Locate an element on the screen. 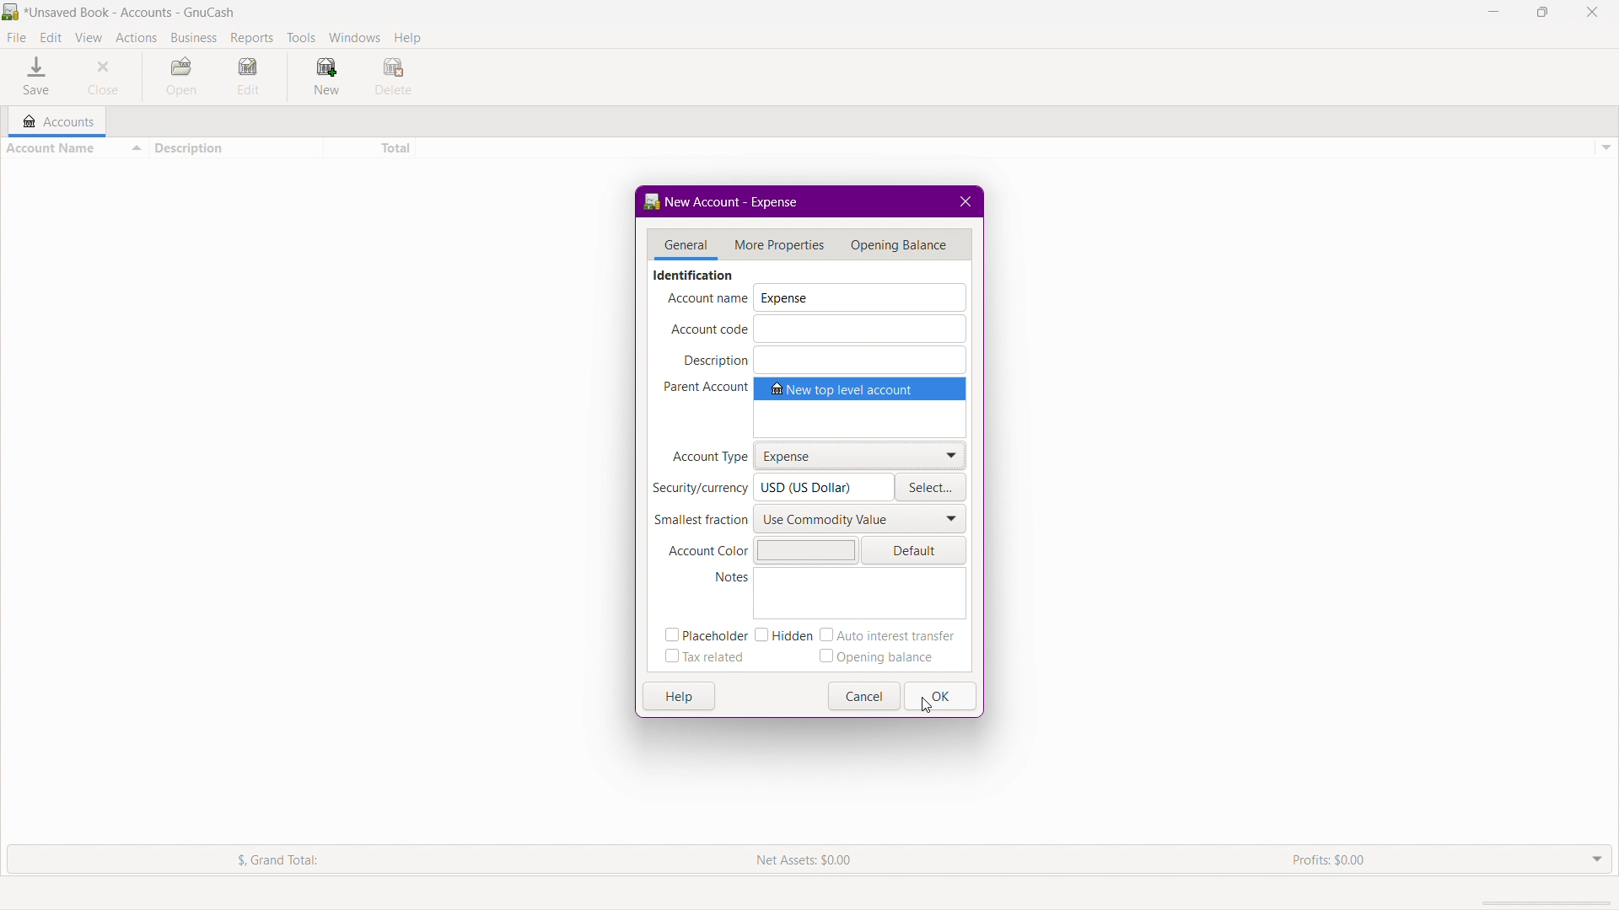 The height and width of the screenshot is (910, 1619). Security/Currency is located at coordinates (771, 487).